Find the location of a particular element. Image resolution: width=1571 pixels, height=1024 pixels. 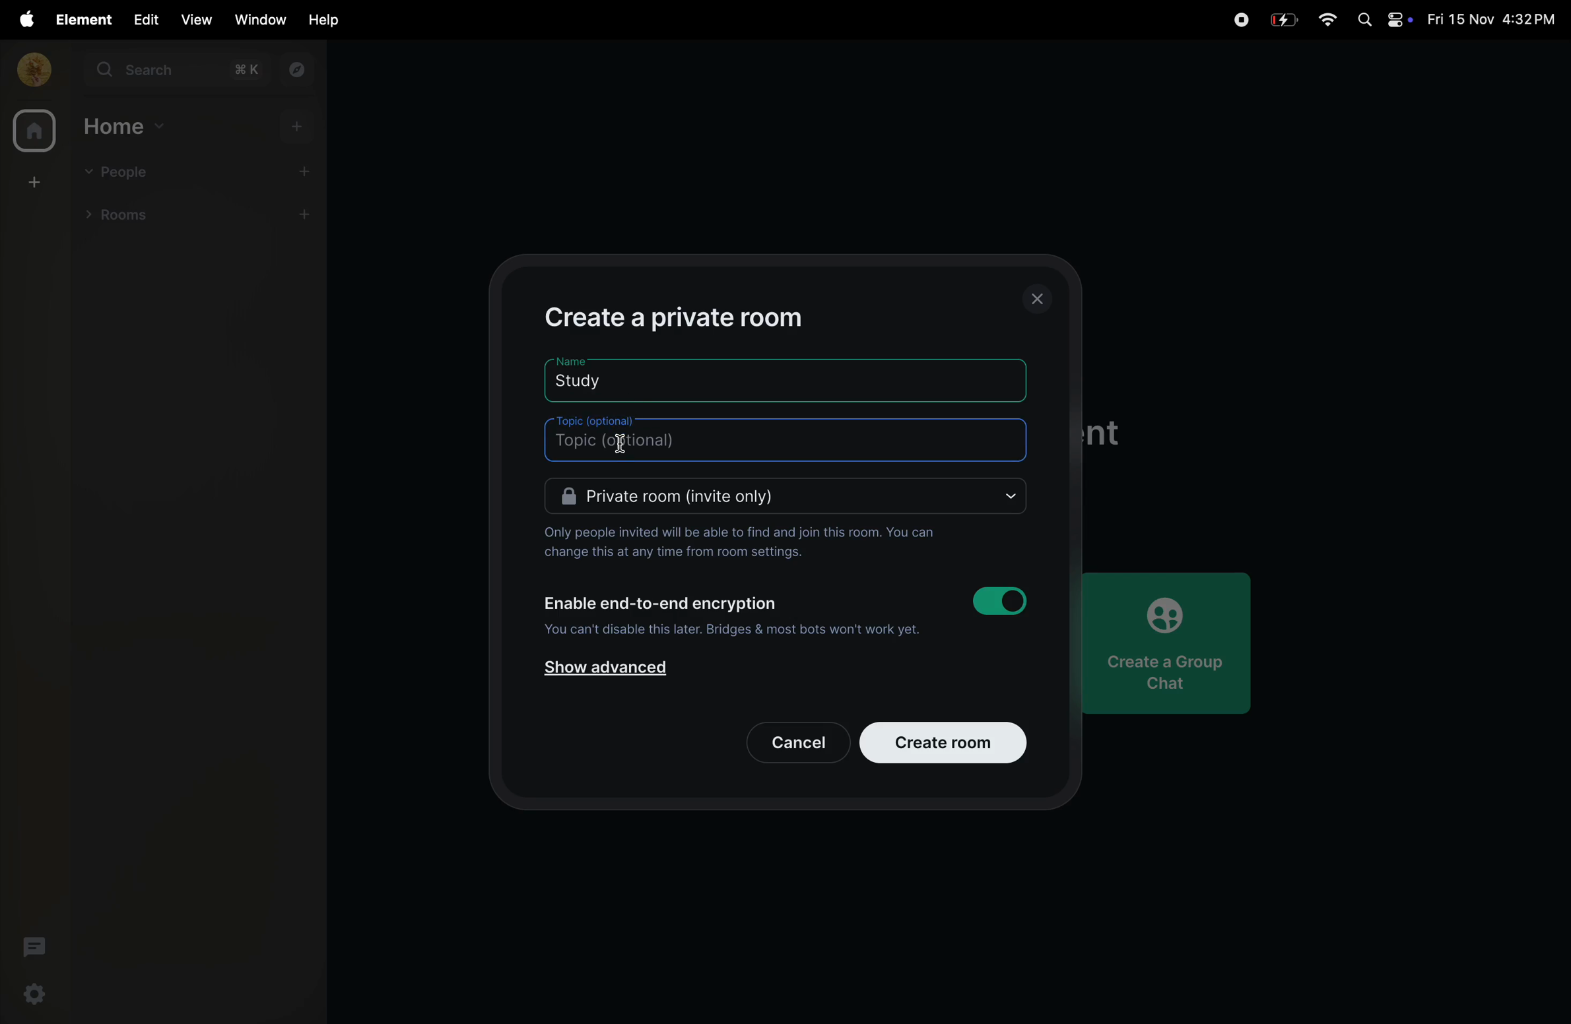

you cannot disabole it later is located at coordinates (731, 632).